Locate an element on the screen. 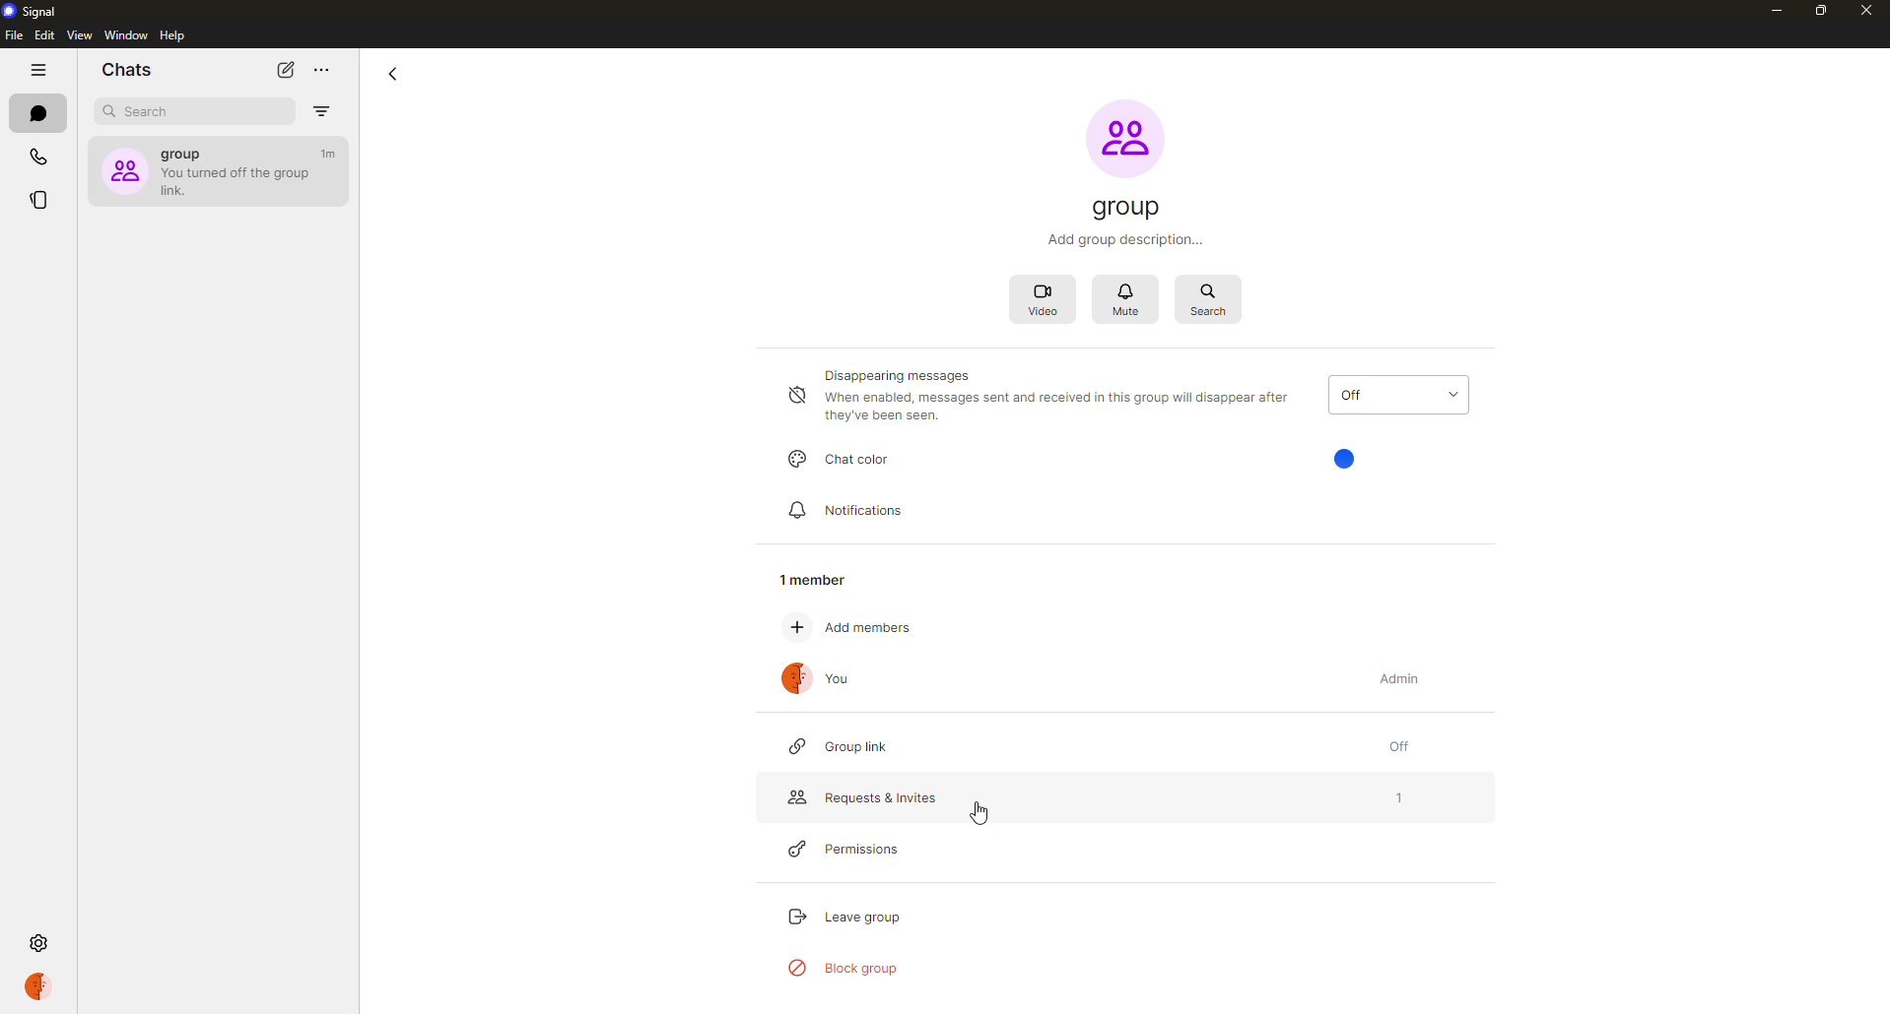 This screenshot has width=1890, height=1014. hide tabs is located at coordinates (35, 73).